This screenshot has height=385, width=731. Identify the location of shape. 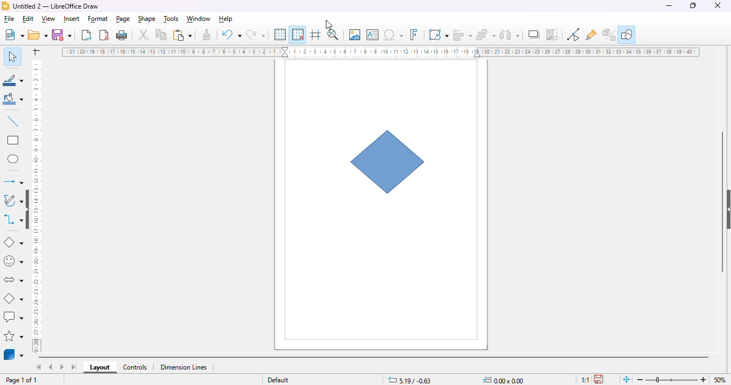
(147, 19).